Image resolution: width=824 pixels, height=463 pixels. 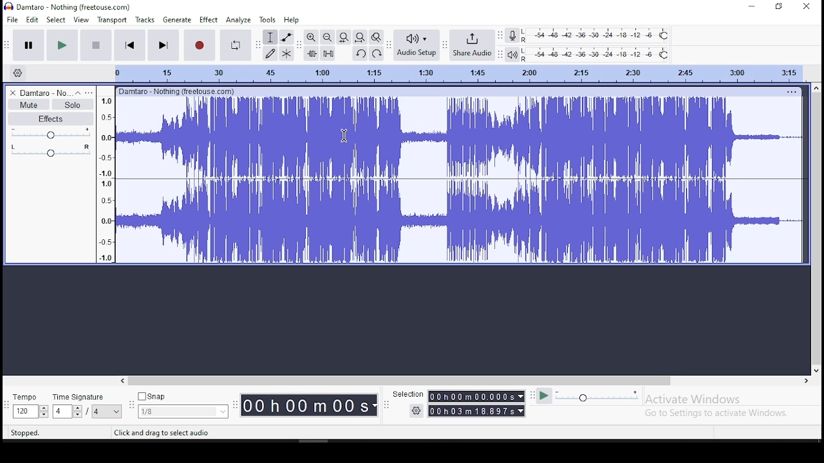 I want to click on record meter, so click(x=512, y=35).